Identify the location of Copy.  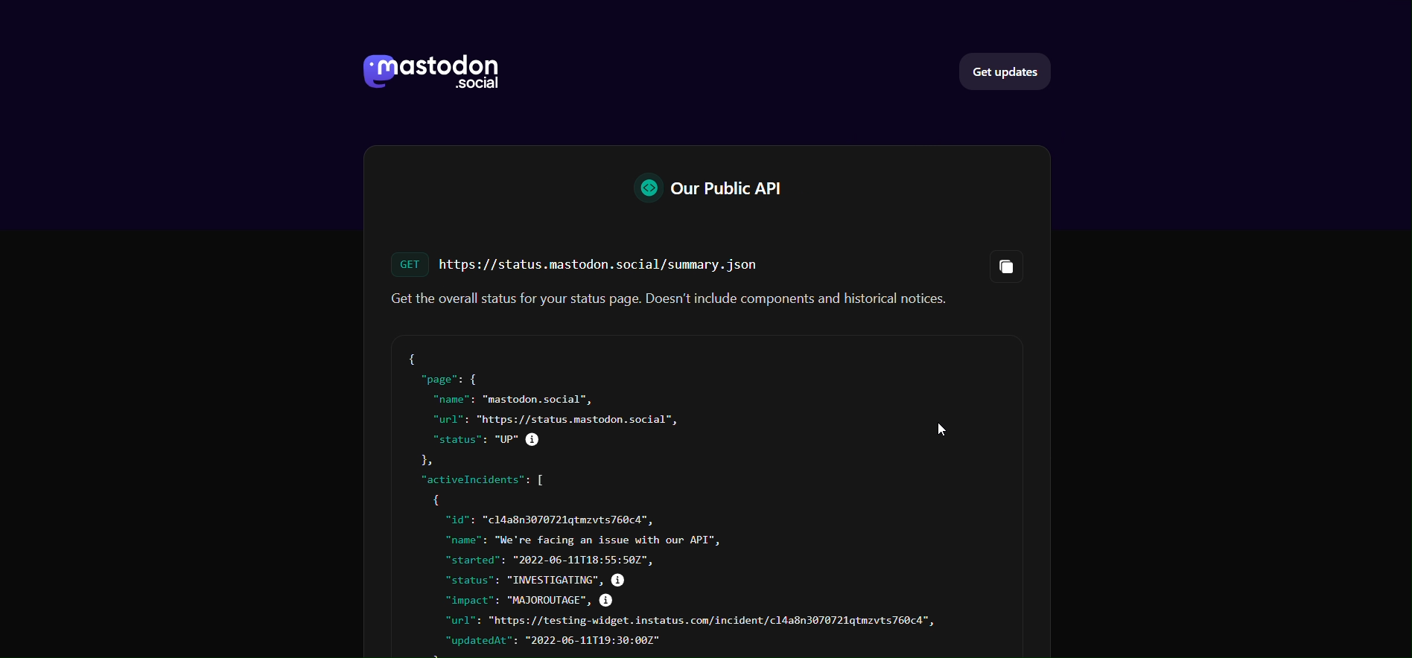
(1006, 267).